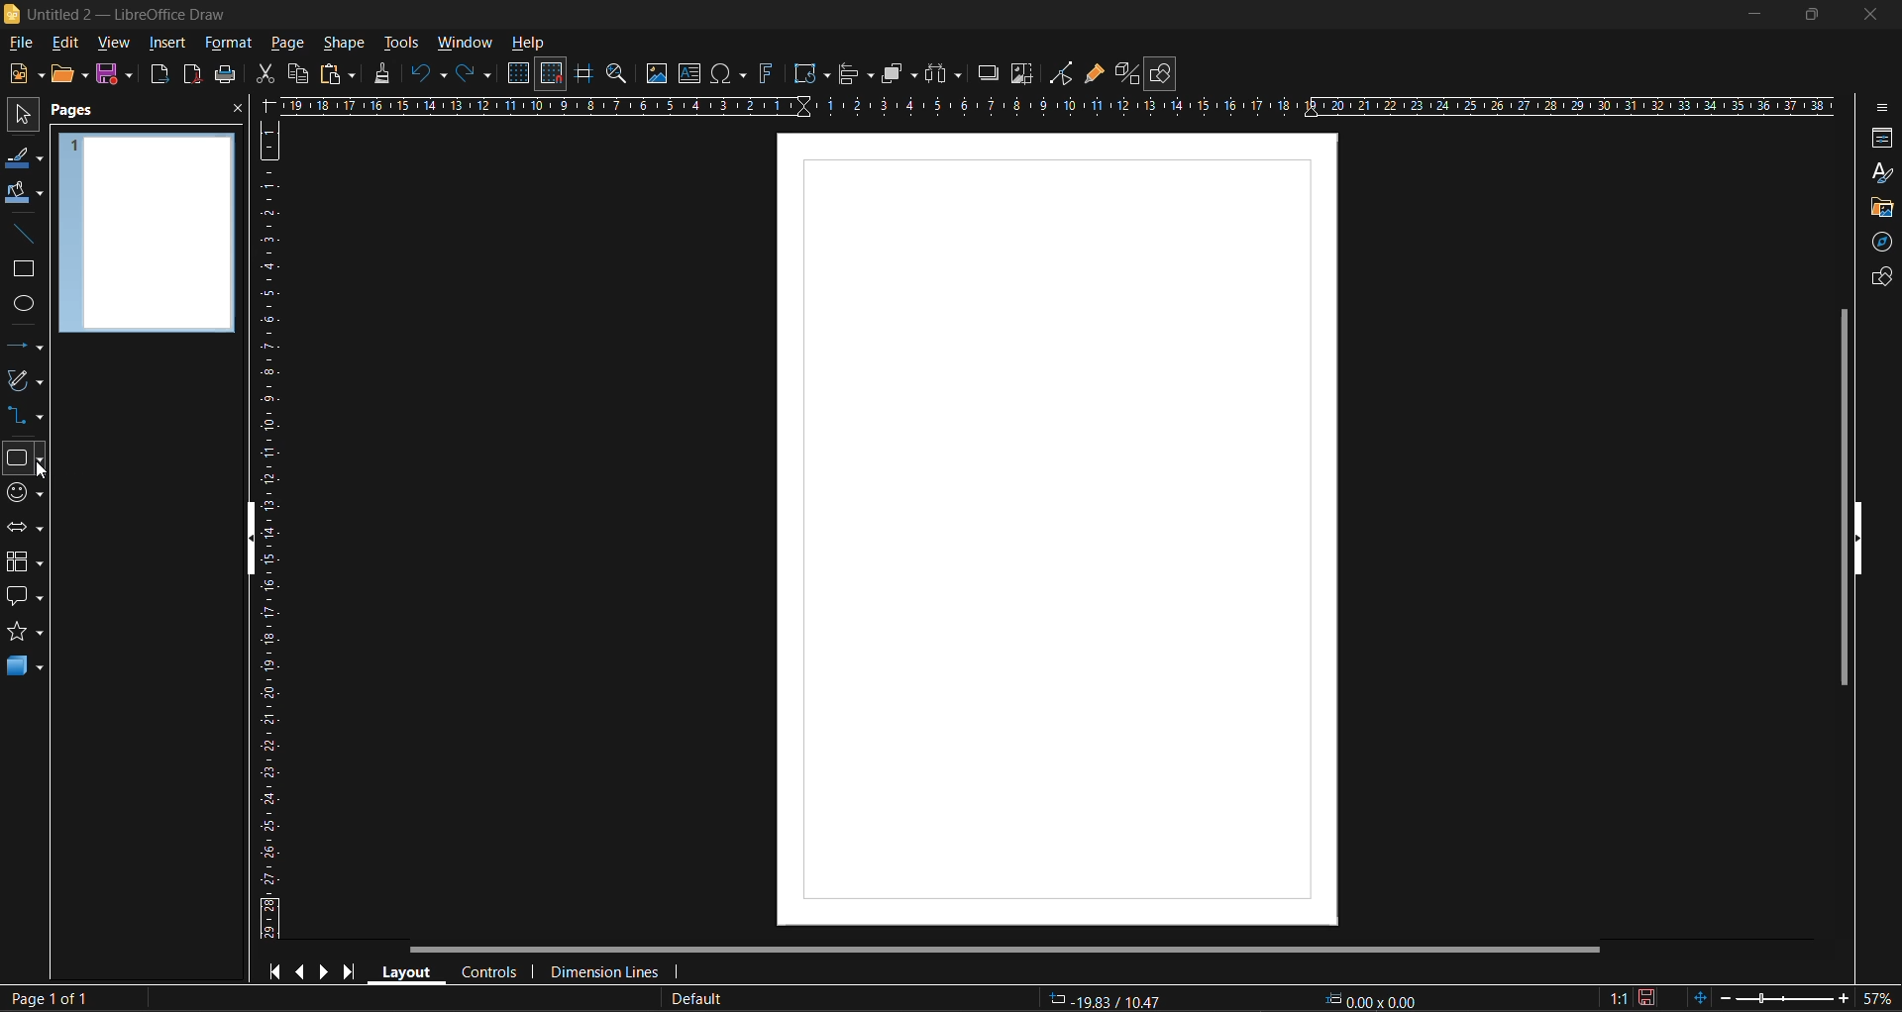 This screenshot has width=1902, height=1012. What do you see at coordinates (75, 112) in the screenshot?
I see `pages` at bounding box center [75, 112].